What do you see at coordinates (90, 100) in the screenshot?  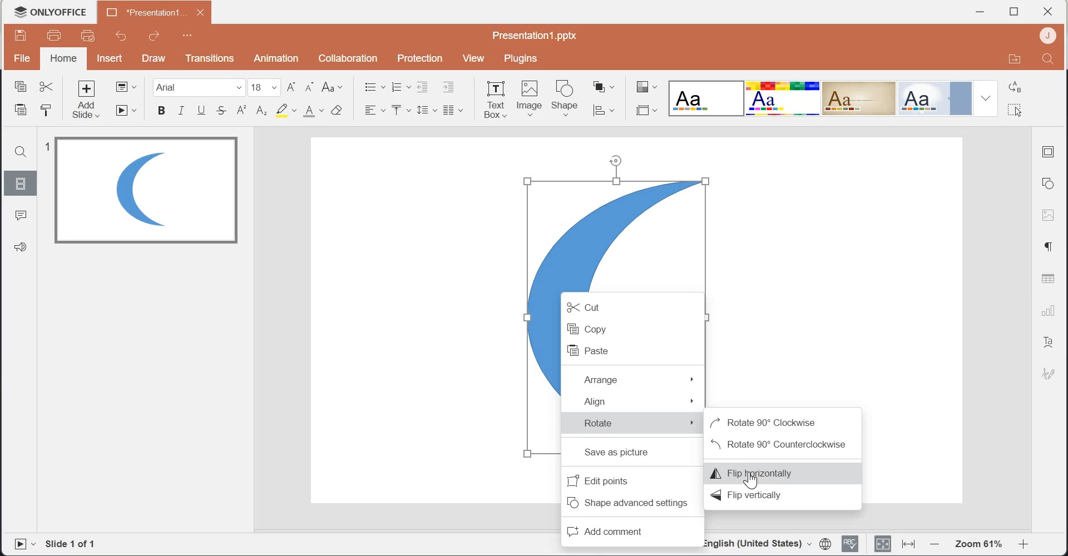 I see `Add slide` at bounding box center [90, 100].